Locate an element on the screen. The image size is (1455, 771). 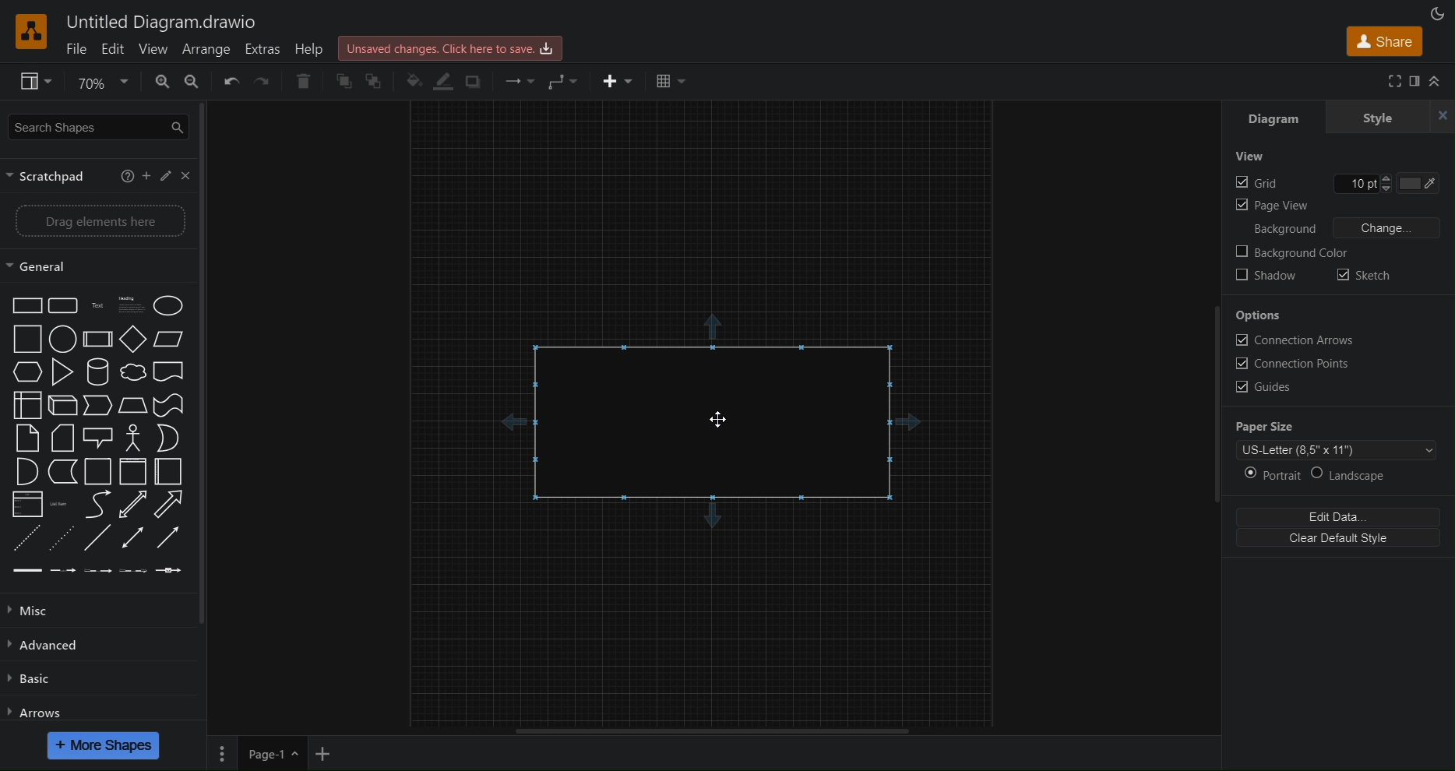
Page 1 is located at coordinates (271, 754).